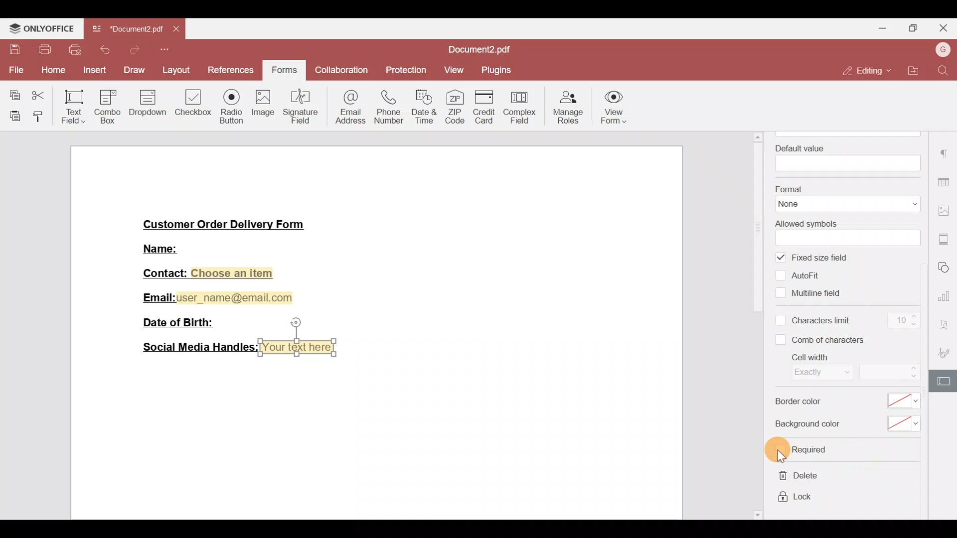 This screenshot has height=538, width=957. I want to click on Scroll bar, so click(760, 325).